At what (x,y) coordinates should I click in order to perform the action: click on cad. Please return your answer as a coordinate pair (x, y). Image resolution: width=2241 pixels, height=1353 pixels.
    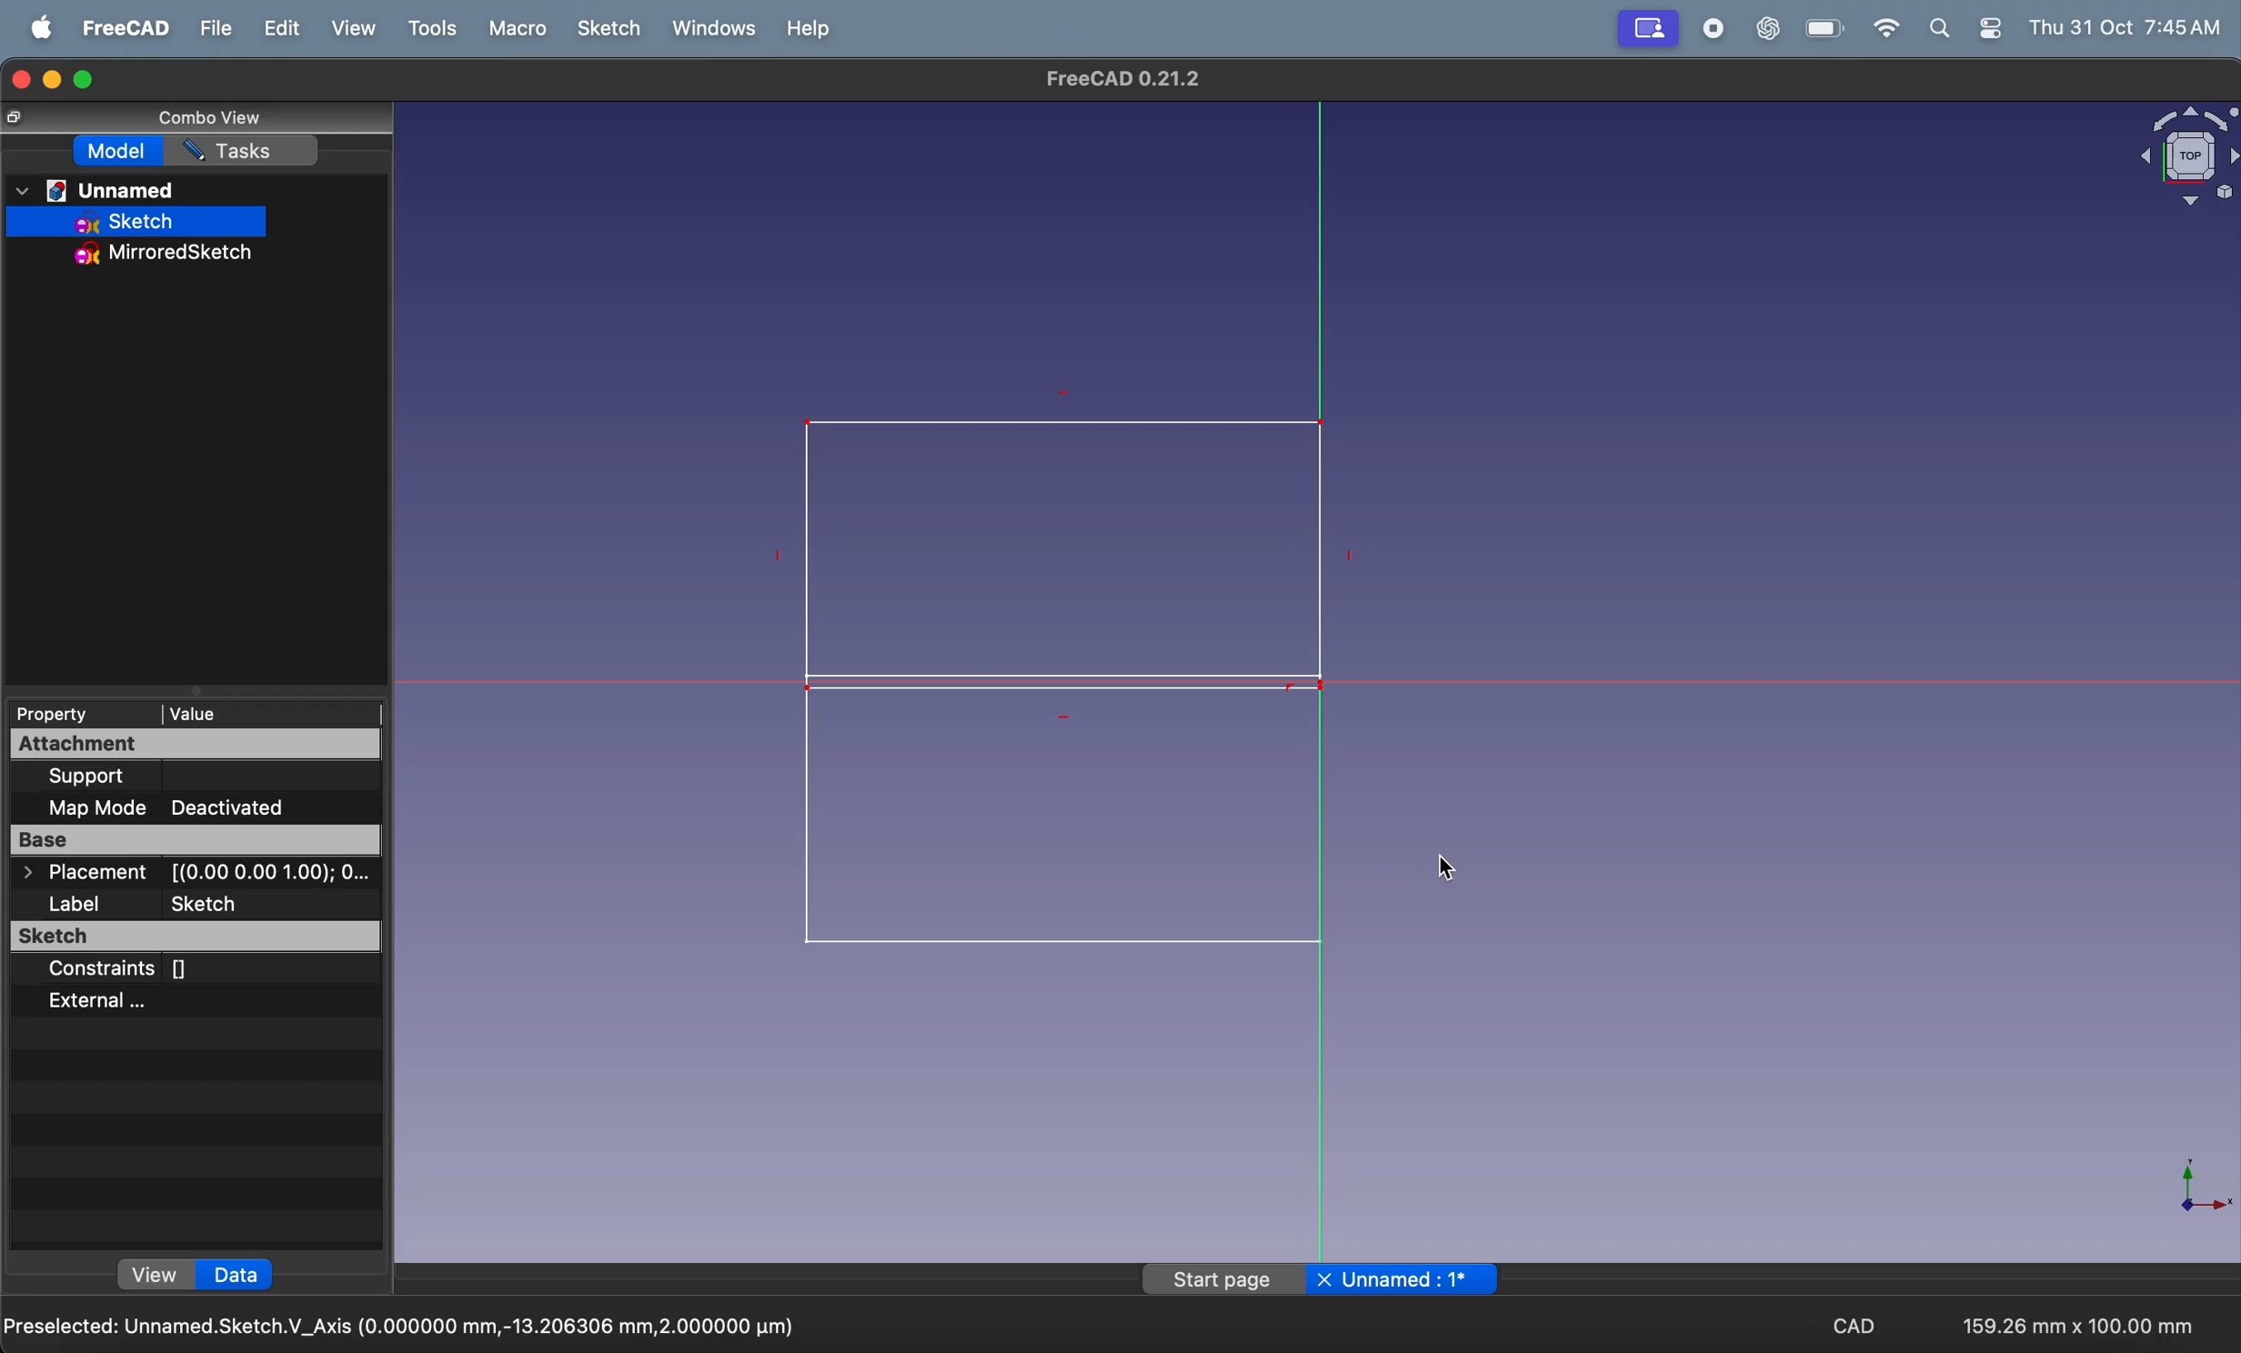
    Looking at the image, I should click on (1846, 1320).